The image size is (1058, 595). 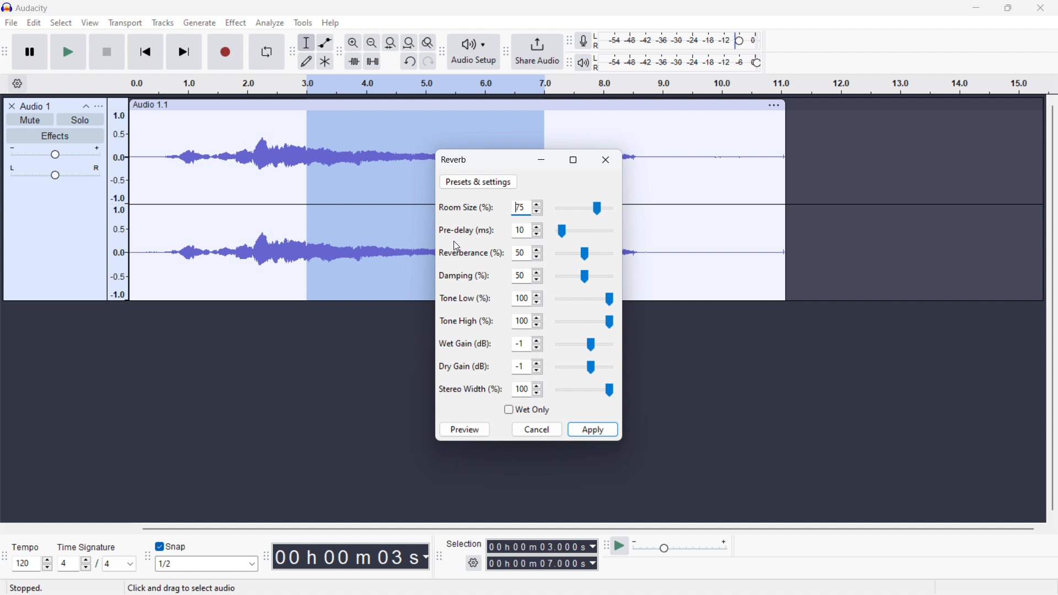 What do you see at coordinates (473, 564) in the screenshot?
I see `settings` at bounding box center [473, 564].